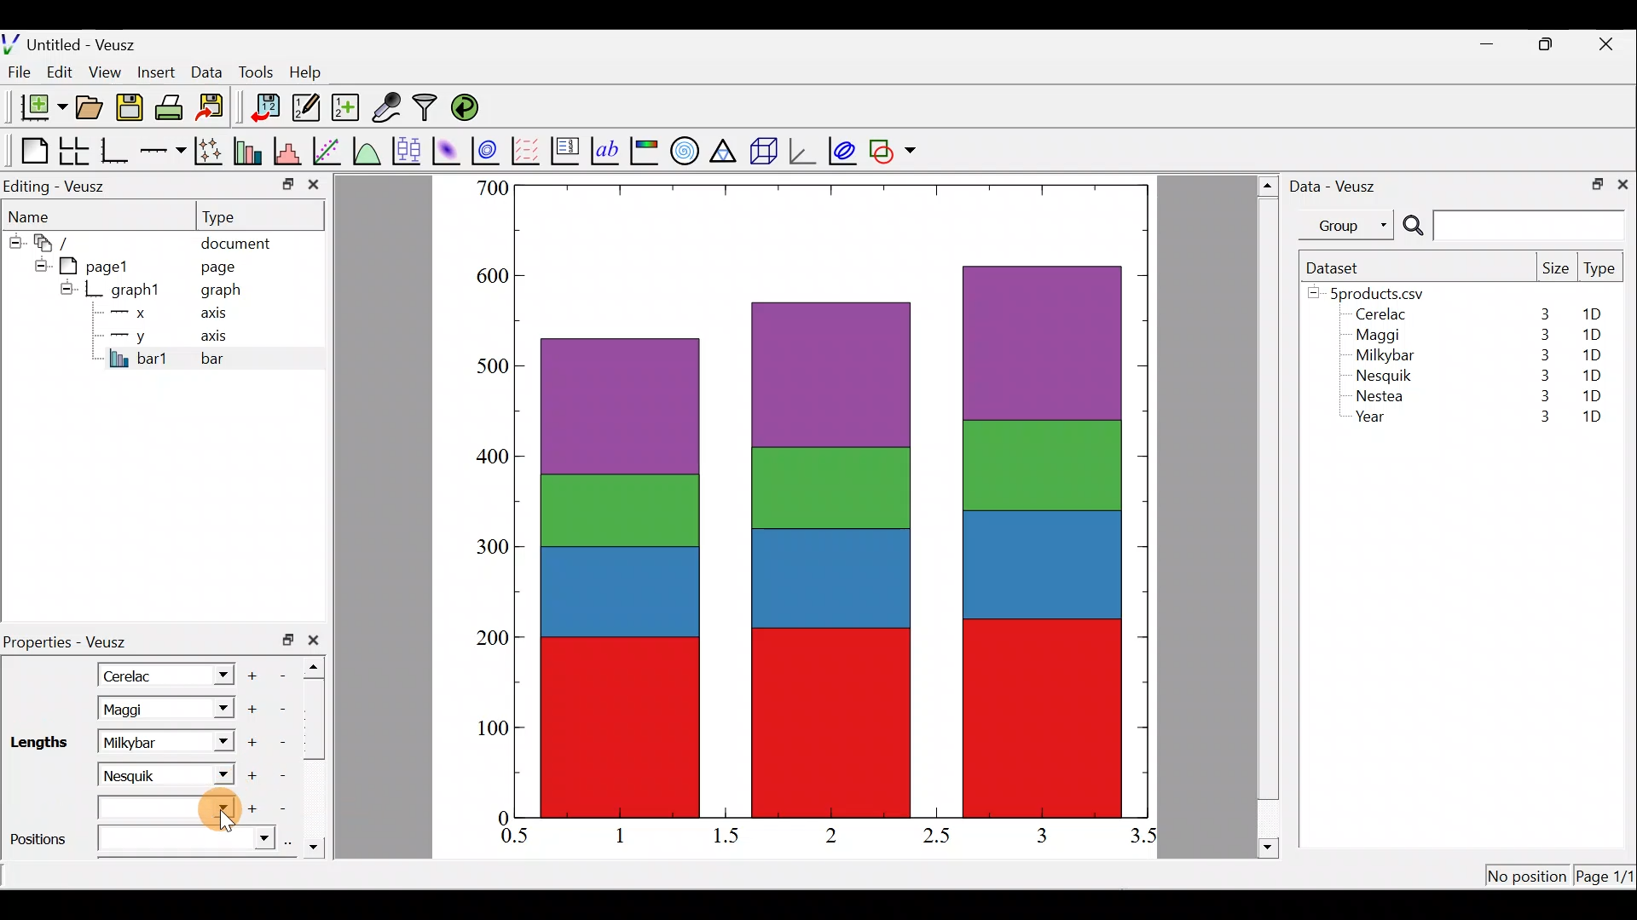  Describe the element at coordinates (1542, 375) in the screenshot. I see `3` at that location.